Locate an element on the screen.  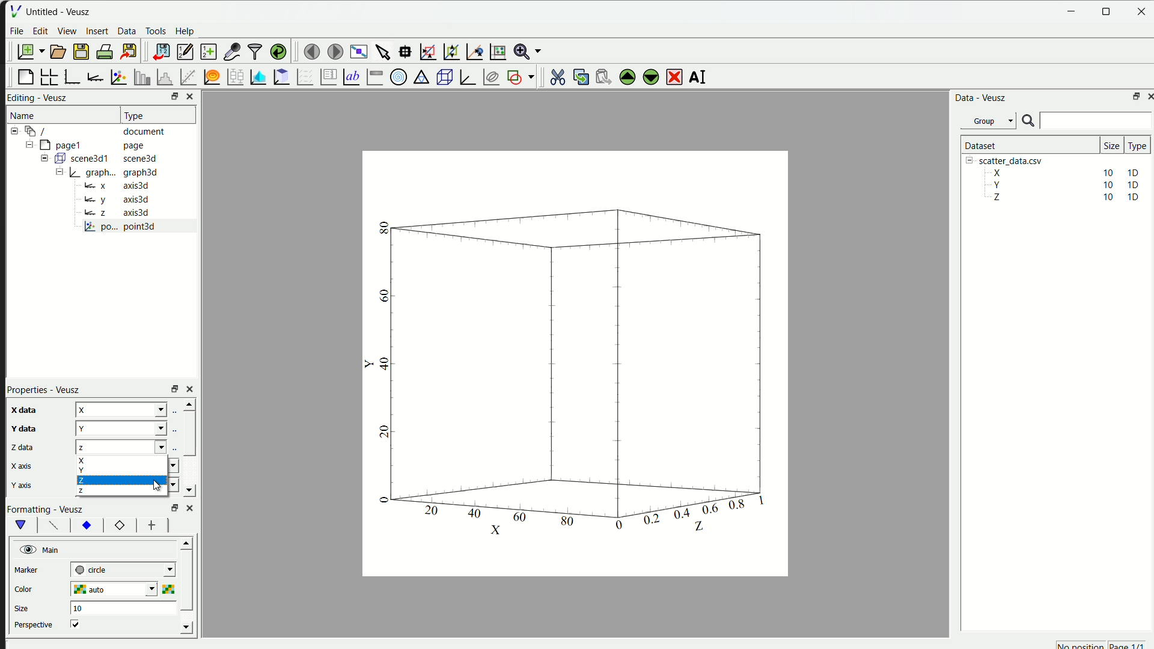
Main is located at coordinates (43, 549).